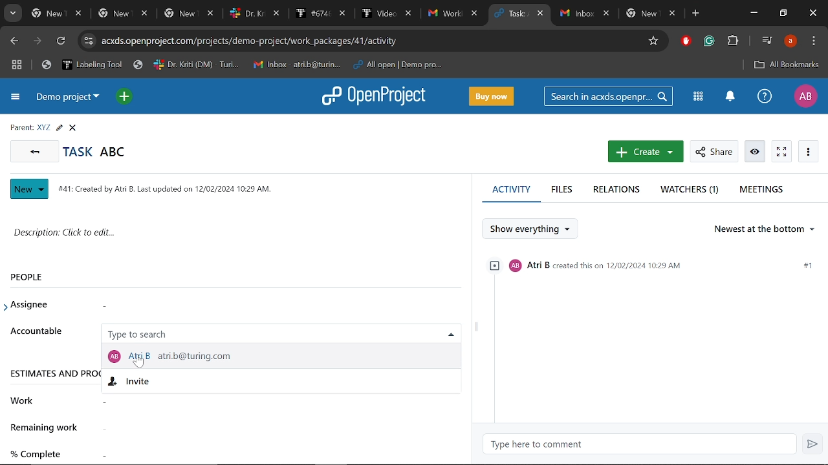 The height and width of the screenshot is (465, 828). I want to click on Activate zen mode, so click(782, 151).